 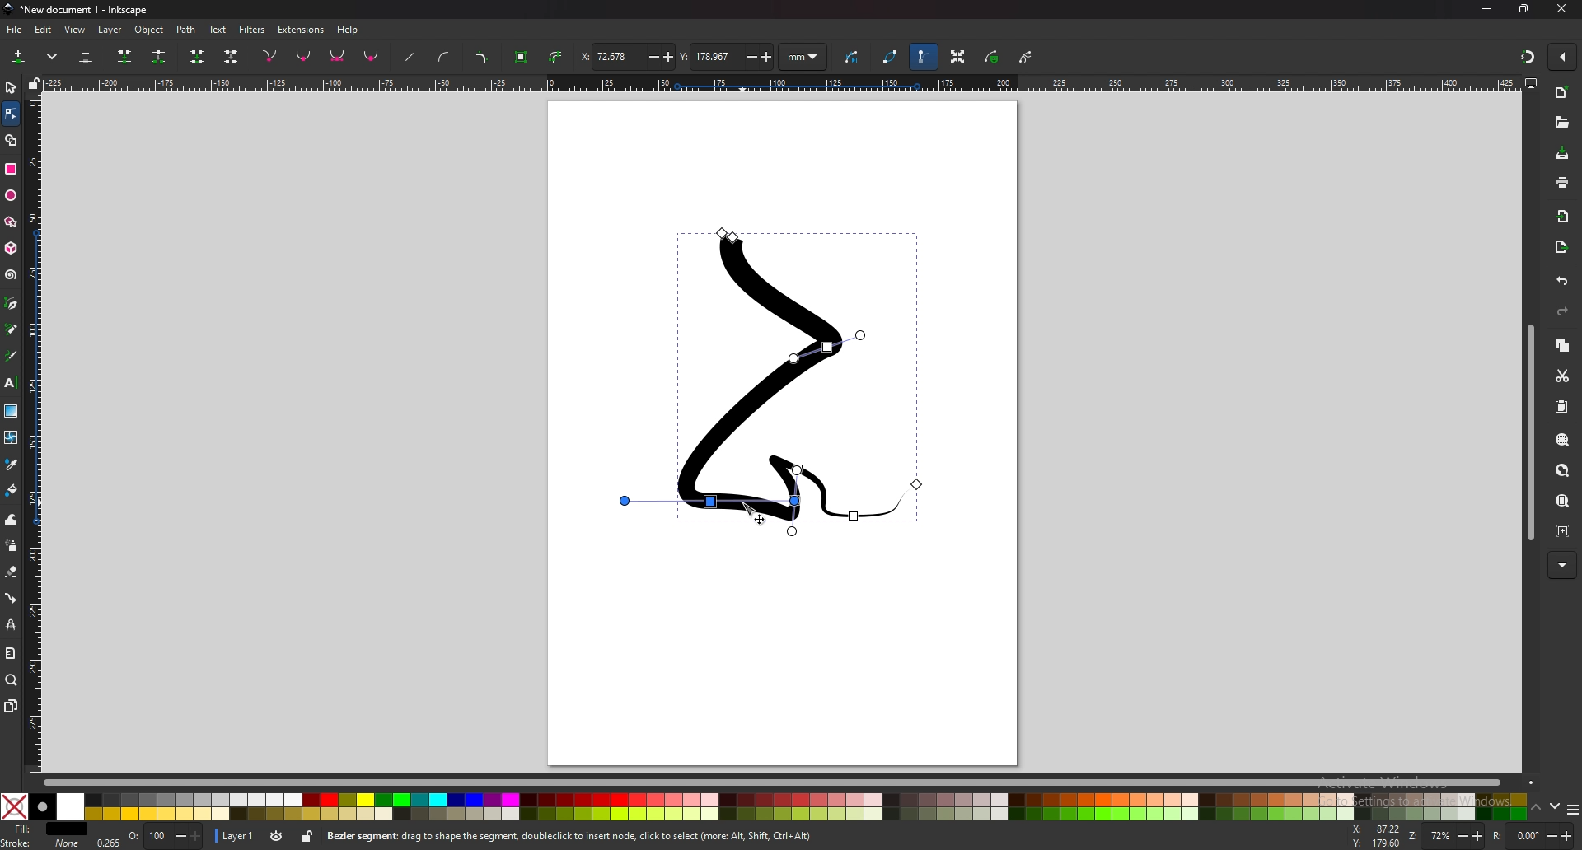 What do you see at coordinates (1561, 155) in the screenshot?
I see `save` at bounding box center [1561, 155].